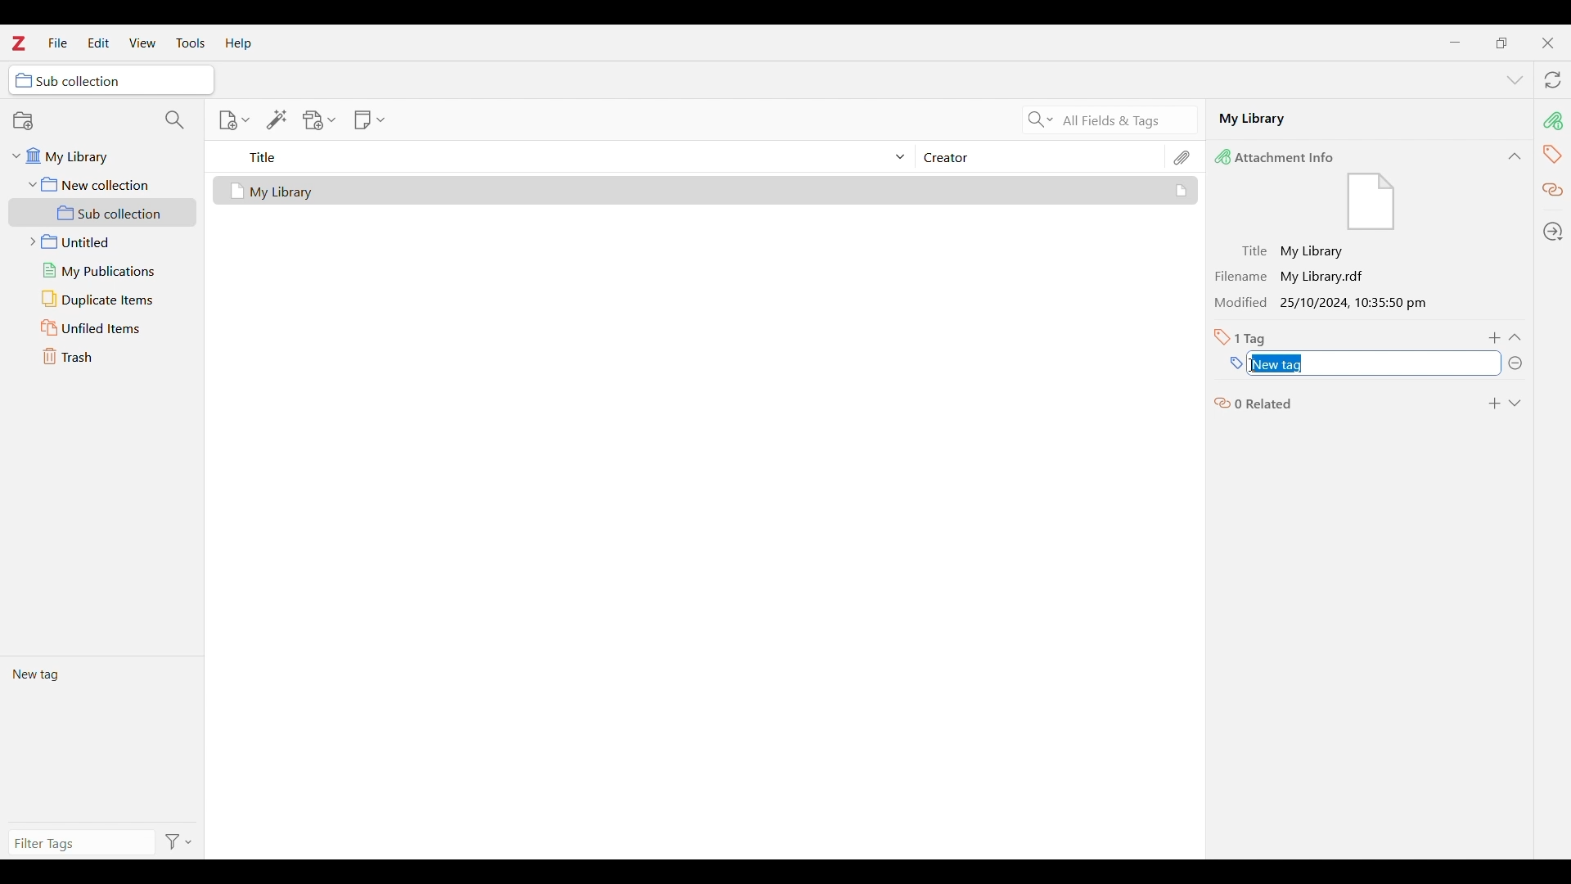 The width and height of the screenshot is (1571, 884). What do you see at coordinates (175, 120) in the screenshot?
I see `Filter collections` at bounding box center [175, 120].